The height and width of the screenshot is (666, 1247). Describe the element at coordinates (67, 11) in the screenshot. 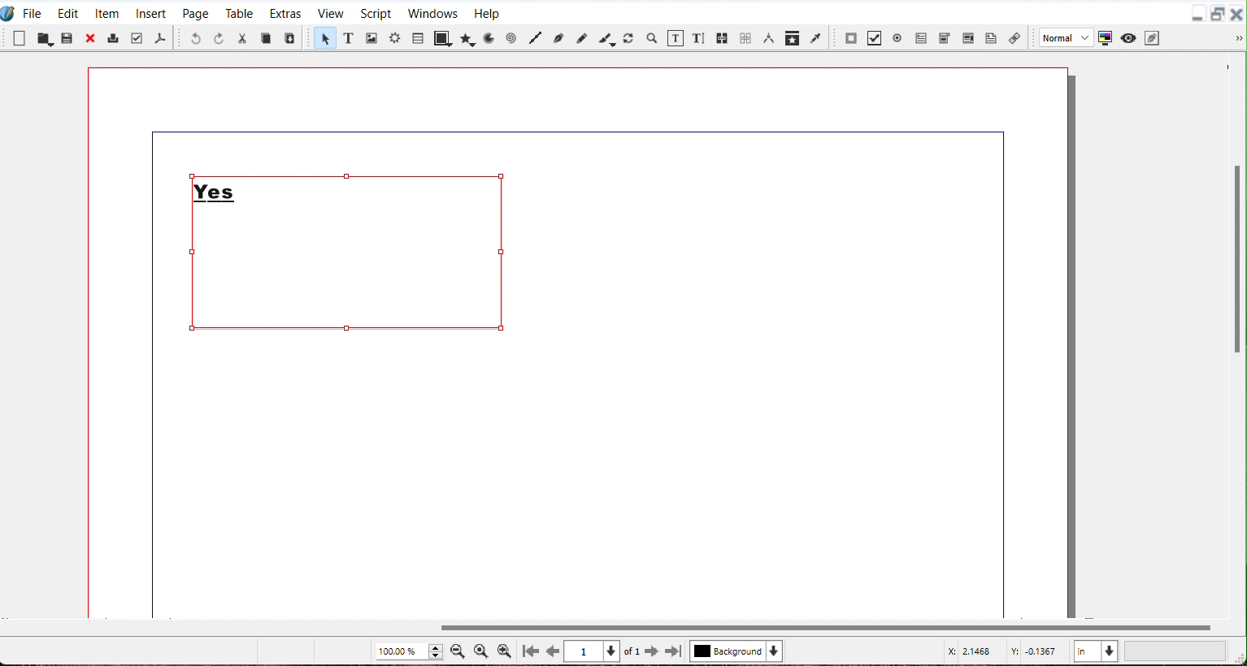

I see `Edit` at that location.